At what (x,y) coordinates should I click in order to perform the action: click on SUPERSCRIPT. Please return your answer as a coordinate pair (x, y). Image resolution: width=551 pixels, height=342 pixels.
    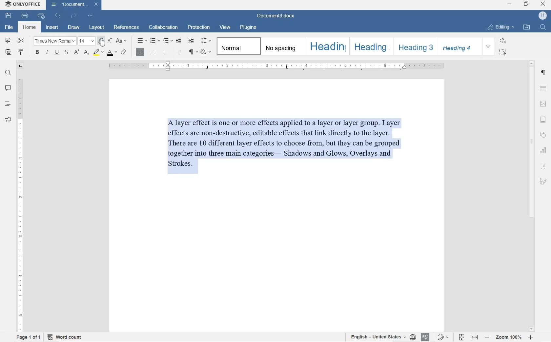
    Looking at the image, I should click on (76, 53).